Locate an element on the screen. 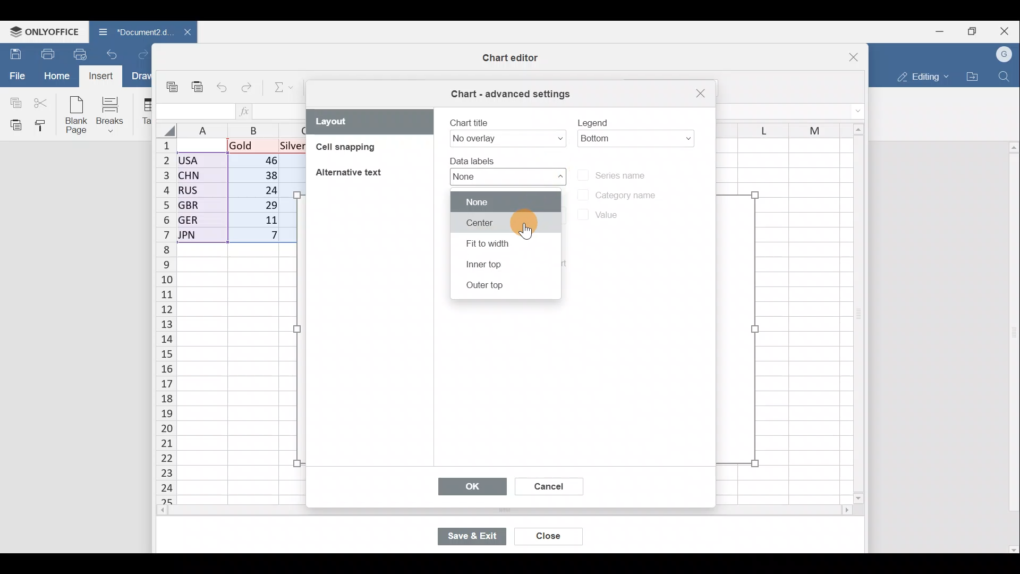 This screenshot has height=574, width=1020. Alternative text is located at coordinates (351, 172).